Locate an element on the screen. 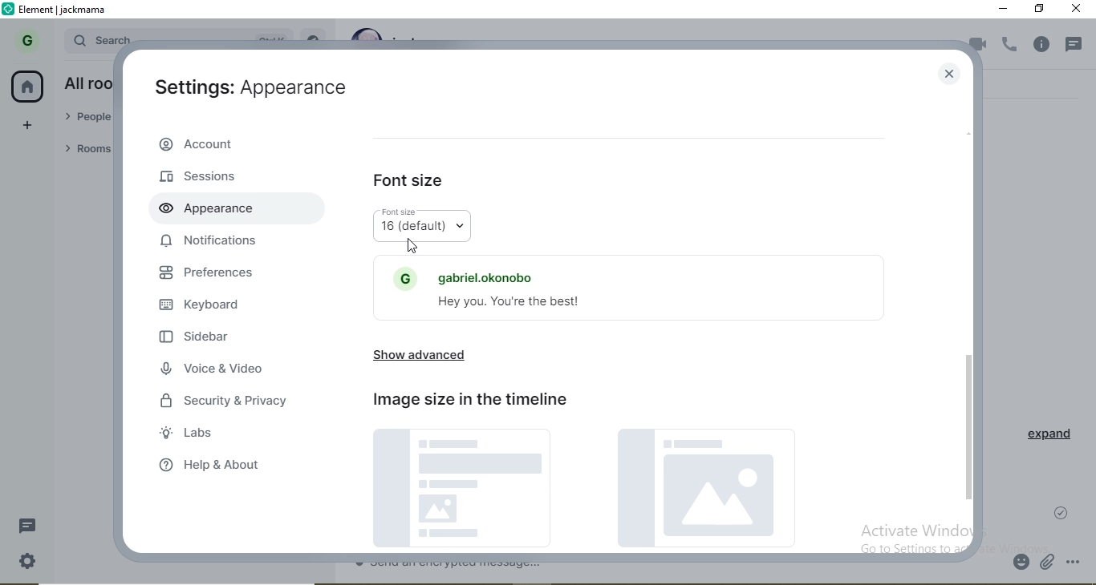  picture is located at coordinates (591, 491).